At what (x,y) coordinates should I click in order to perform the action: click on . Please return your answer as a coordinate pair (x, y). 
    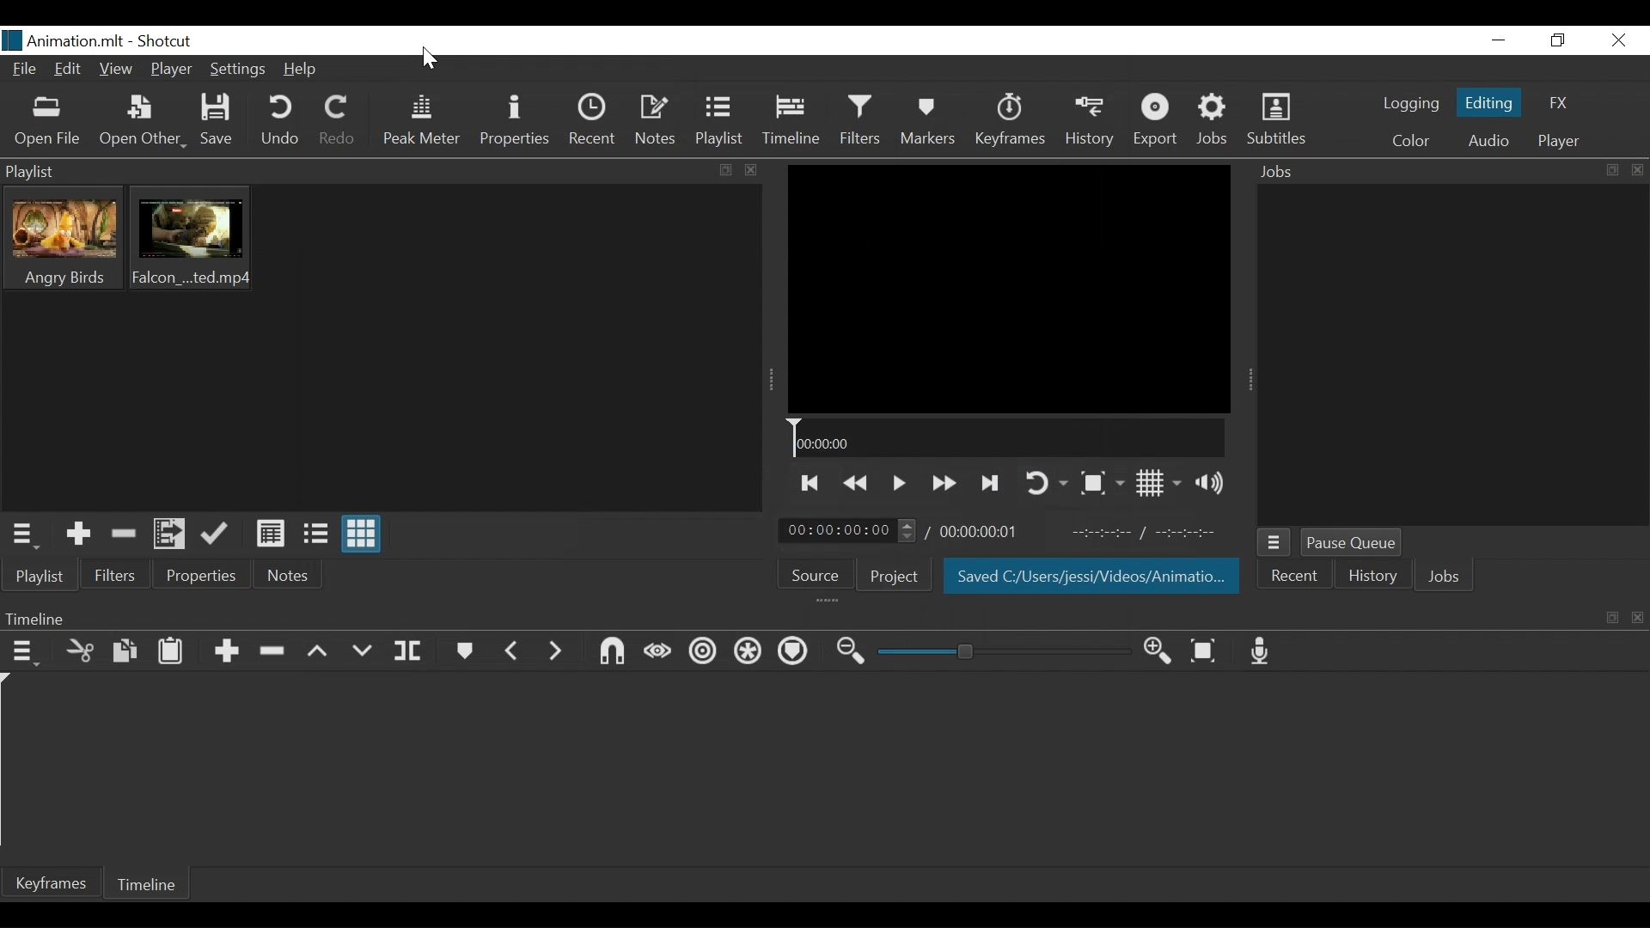
    Looking at the image, I should click on (339, 122).